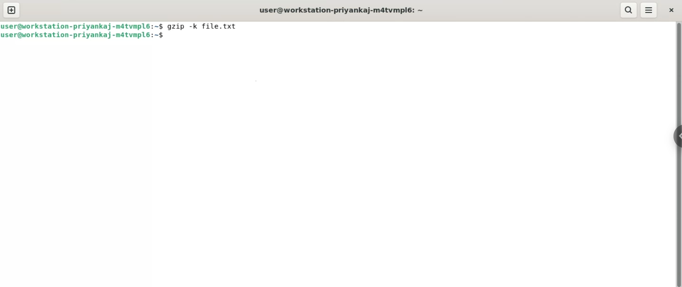  I want to click on command input, so click(417, 39).